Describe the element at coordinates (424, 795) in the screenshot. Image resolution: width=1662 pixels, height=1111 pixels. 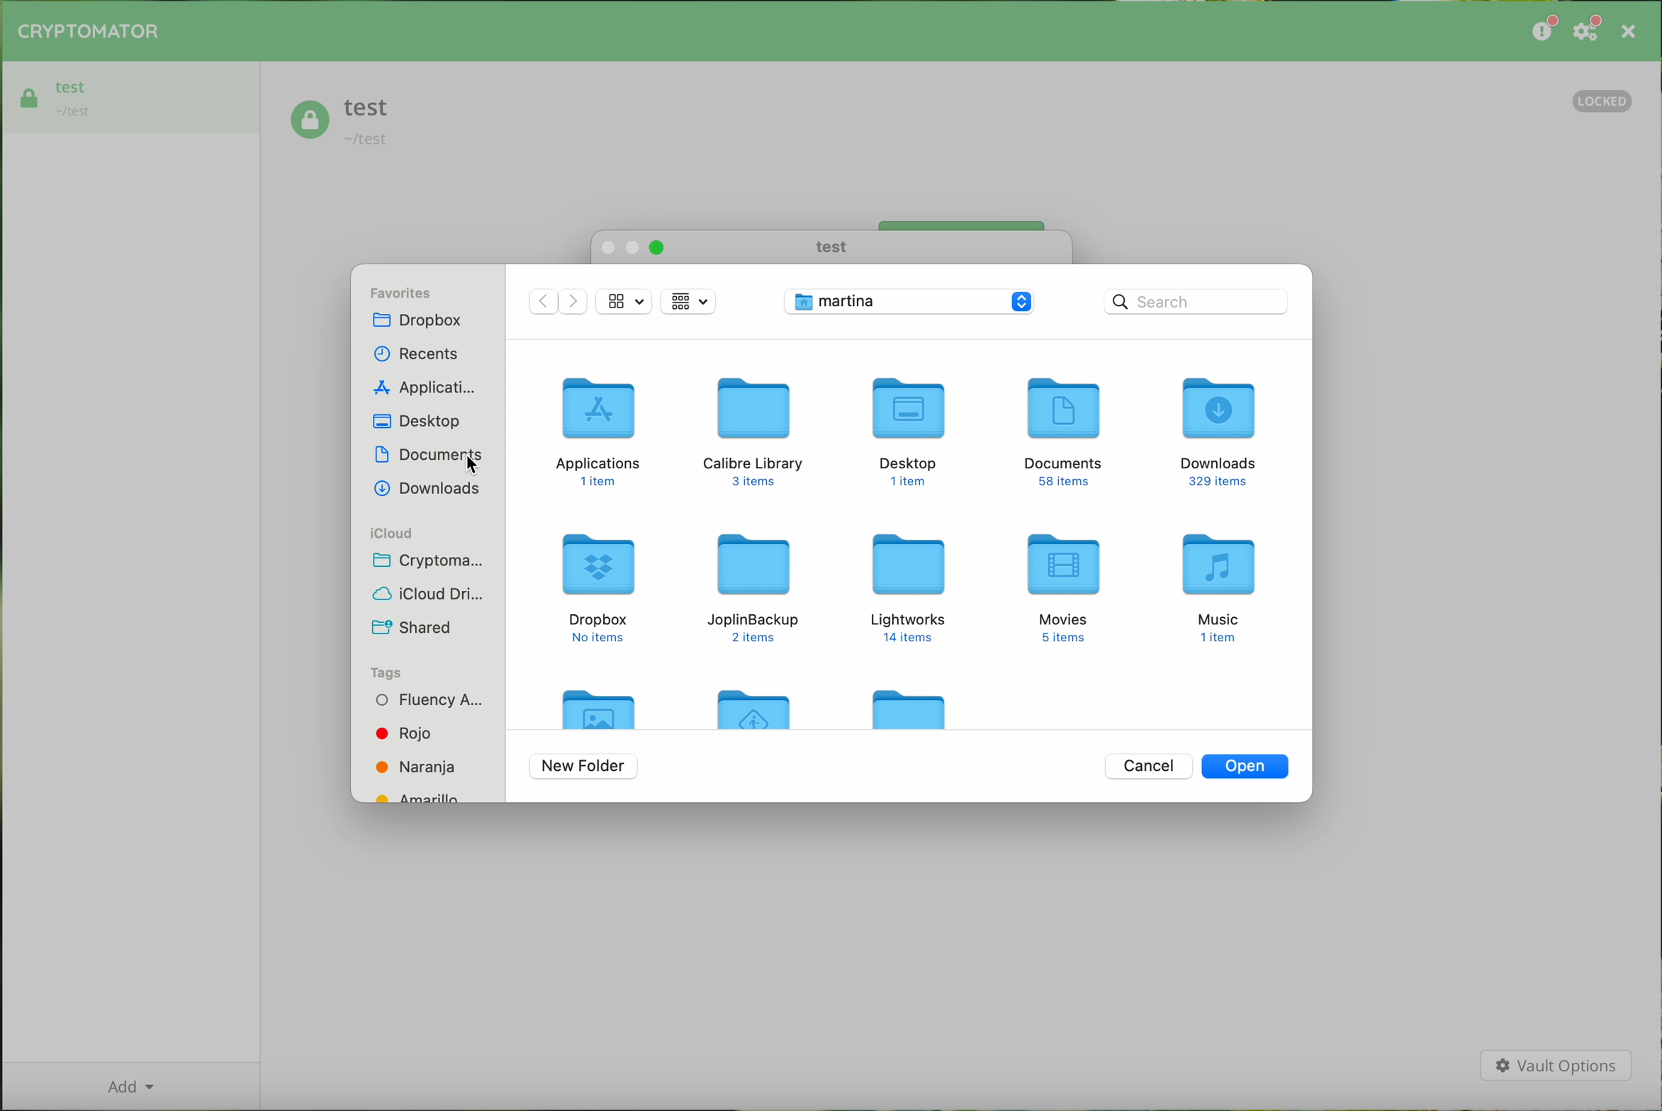
I see `yellow` at that location.